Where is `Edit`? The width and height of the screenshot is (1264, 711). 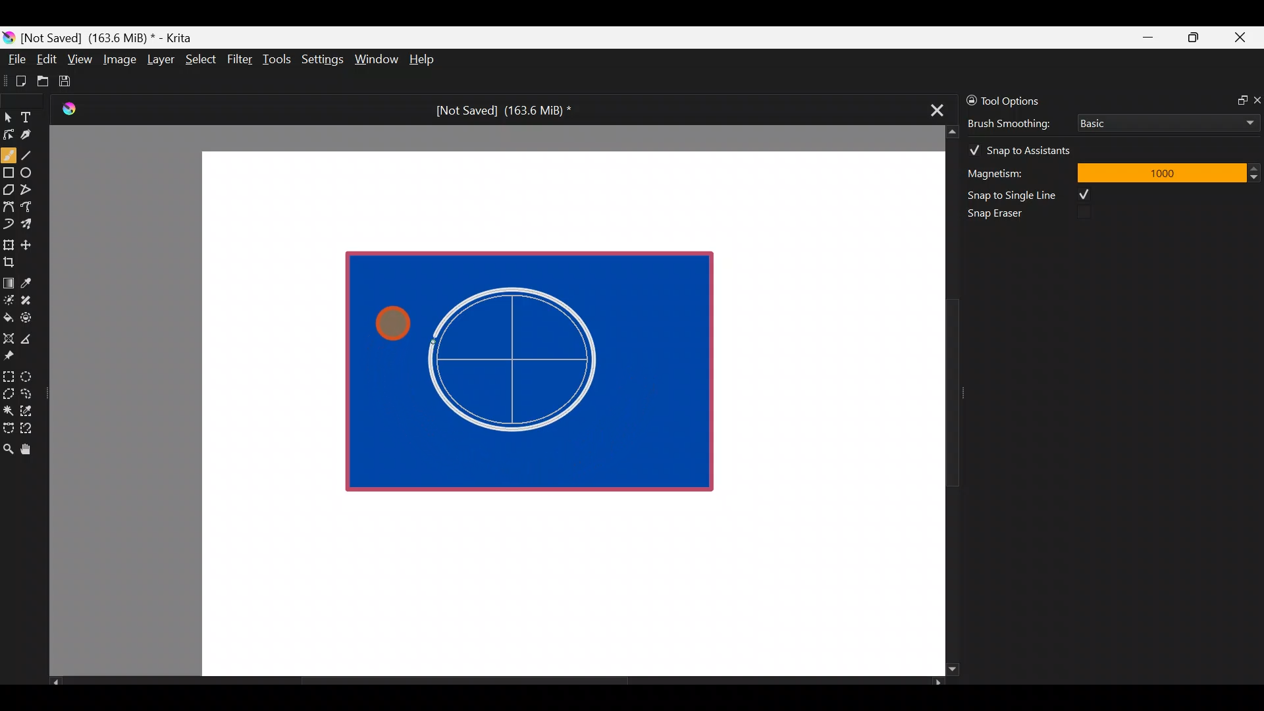
Edit is located at coordinates (46, 61).